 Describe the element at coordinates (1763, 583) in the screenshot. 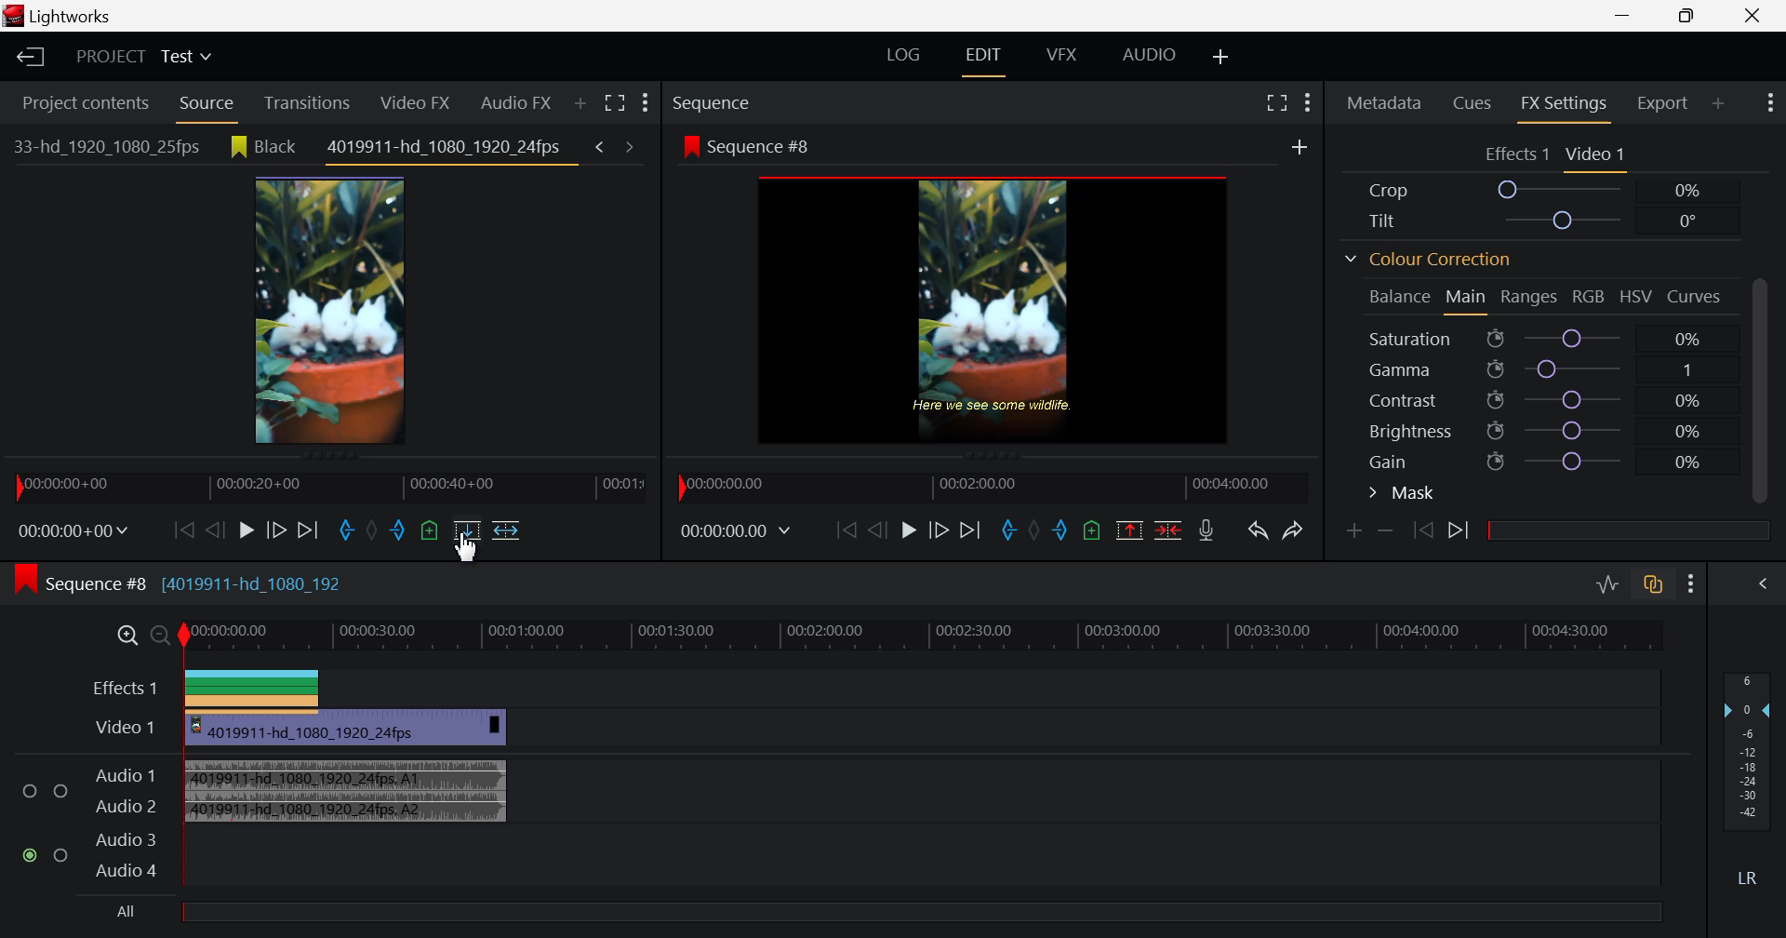

I see `Show Audio Mix` at that location.